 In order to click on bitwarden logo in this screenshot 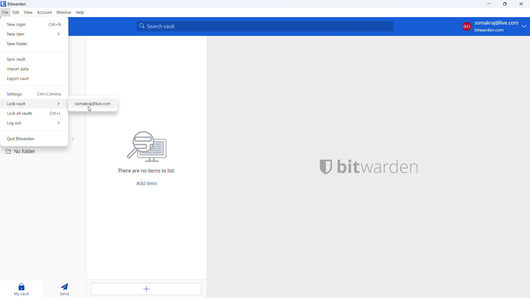, I will do `click(324, 166)`.